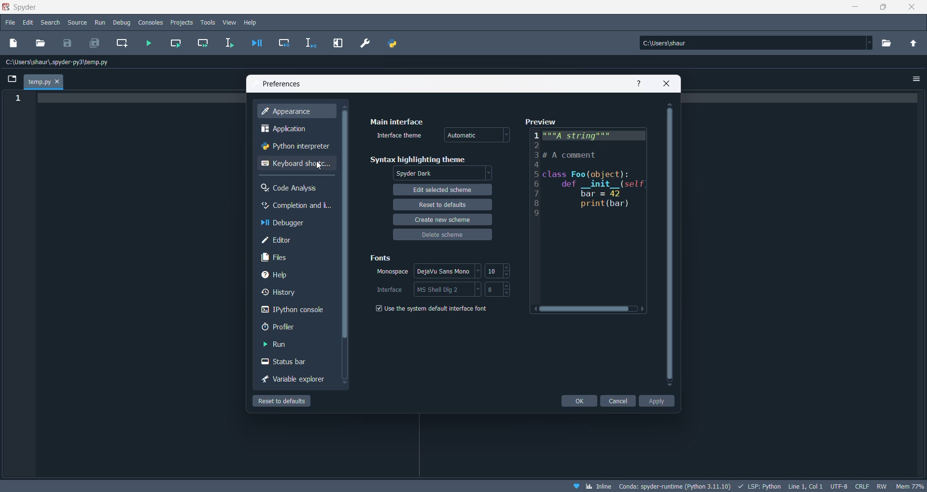  I want to click on fonts options, so click(448, 271).